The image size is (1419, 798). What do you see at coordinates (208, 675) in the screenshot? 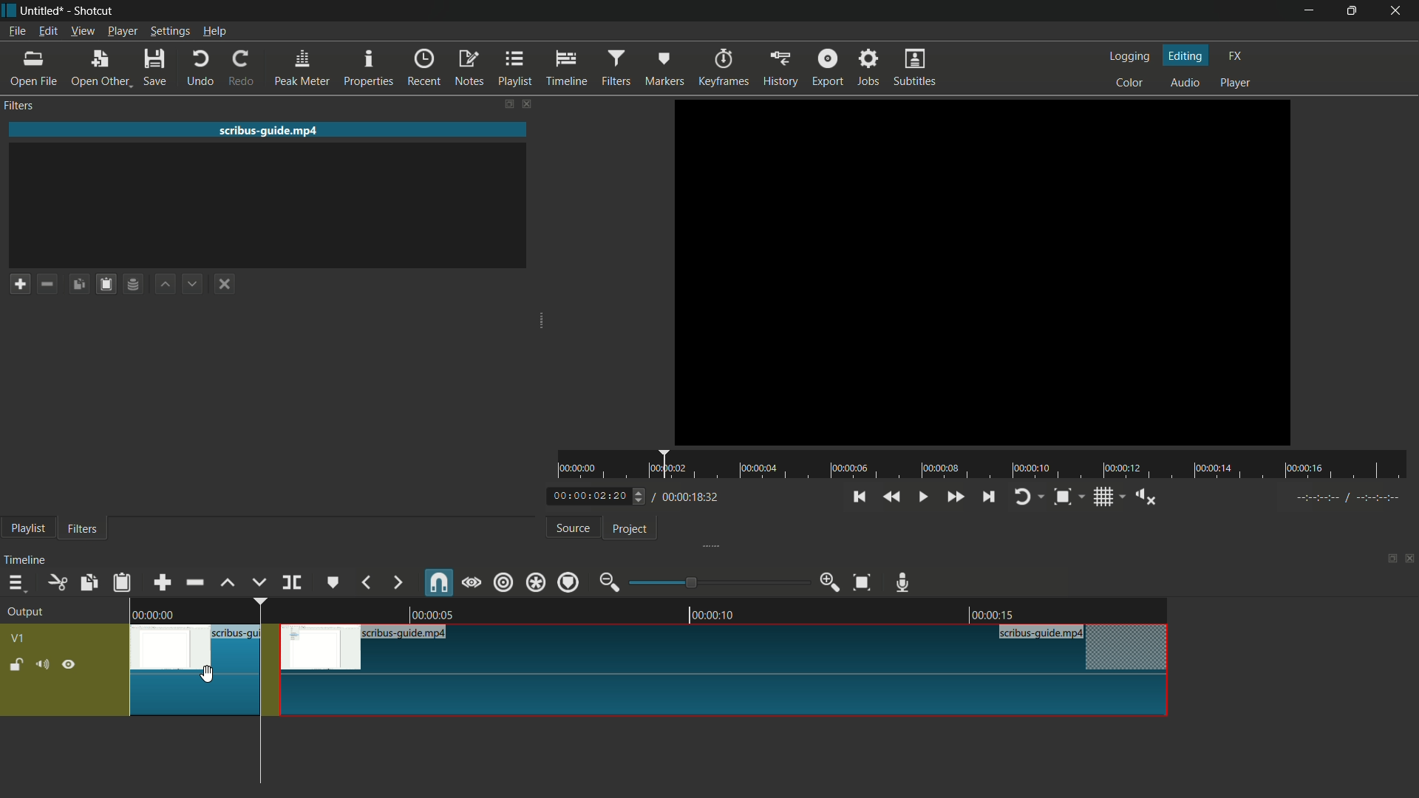
I see `cursor` at bounding box center [208, 675].